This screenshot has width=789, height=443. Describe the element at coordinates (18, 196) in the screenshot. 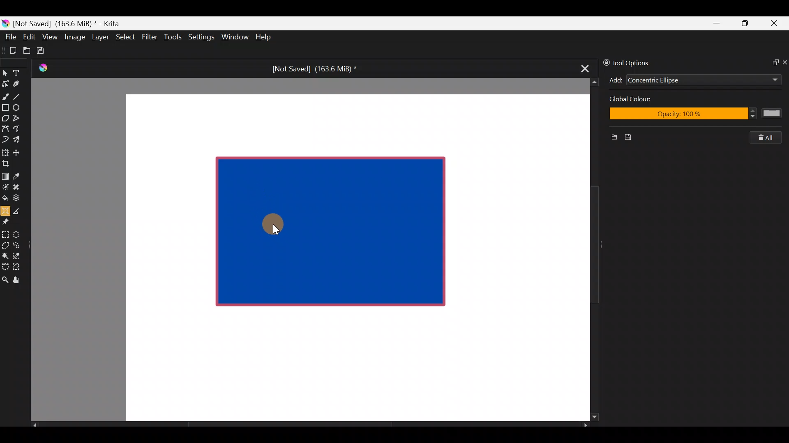

I see `Enclose & fill tool` at that location.